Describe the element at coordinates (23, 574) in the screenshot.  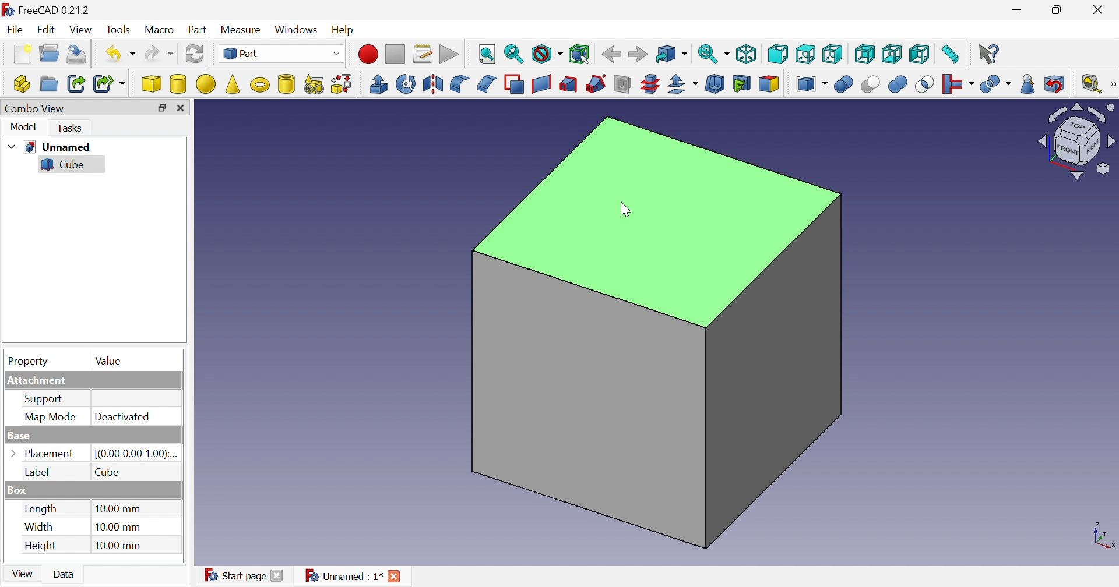
I see `View` at that location.